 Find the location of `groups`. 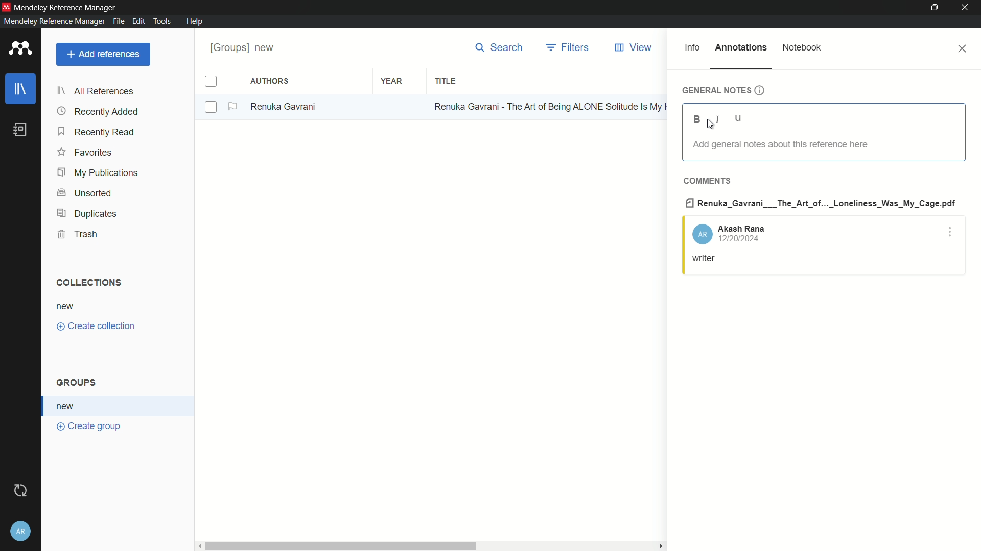

groups is located at coordinates (79, 383).